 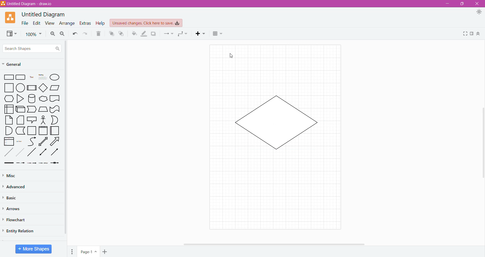 What do you see at coordinates (20, 109) in the screenshot?
I see `Cube` at bounding box center [20, 109].